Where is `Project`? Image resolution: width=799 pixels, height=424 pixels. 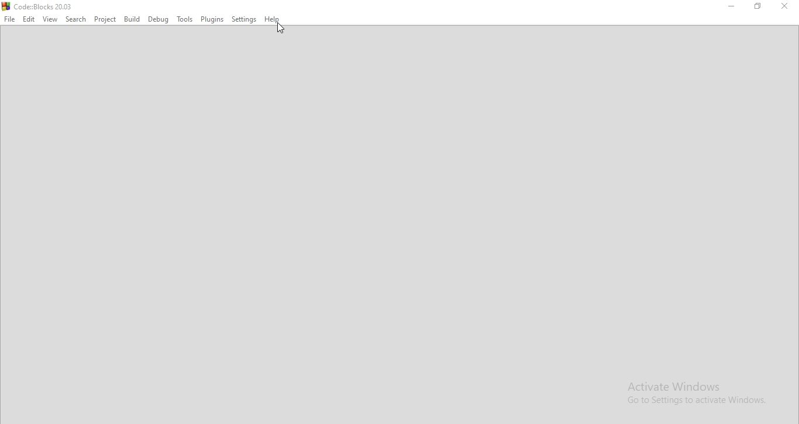
Project is located at coordinates (106, 19).